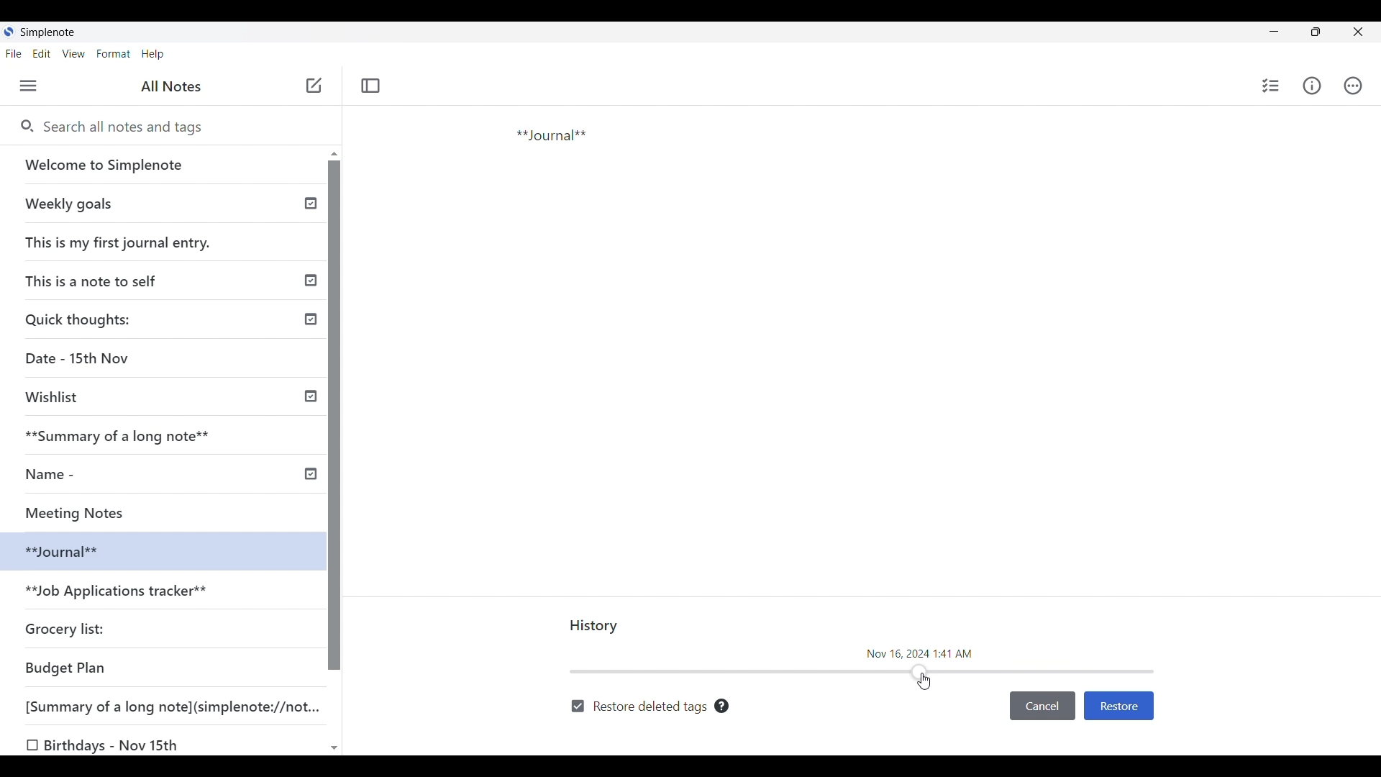 The width and height of the screenshot is (1381, 777). I want to click on Published notes indicated by check icon, so click(311, 339).